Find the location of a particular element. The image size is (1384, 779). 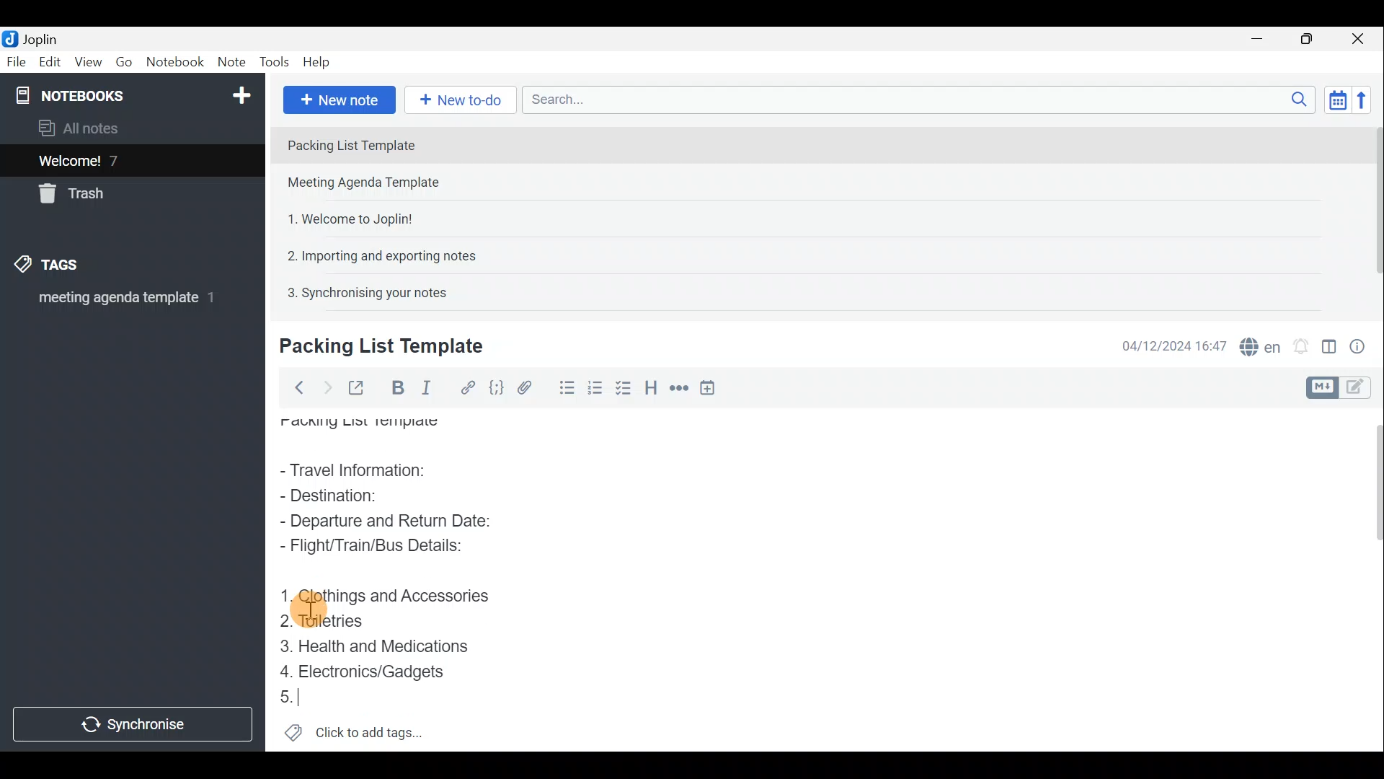

Heading is located at coordinates (652, 386).